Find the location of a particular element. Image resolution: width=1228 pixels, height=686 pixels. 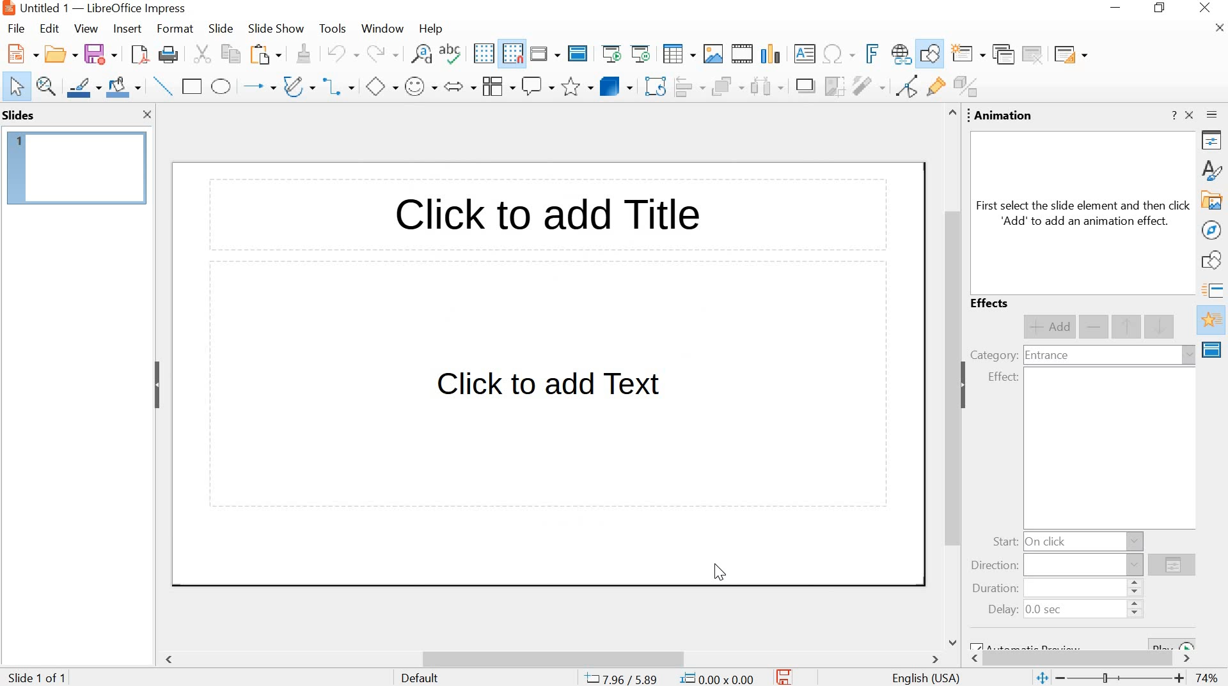

save is located at coordinates (100, 54).